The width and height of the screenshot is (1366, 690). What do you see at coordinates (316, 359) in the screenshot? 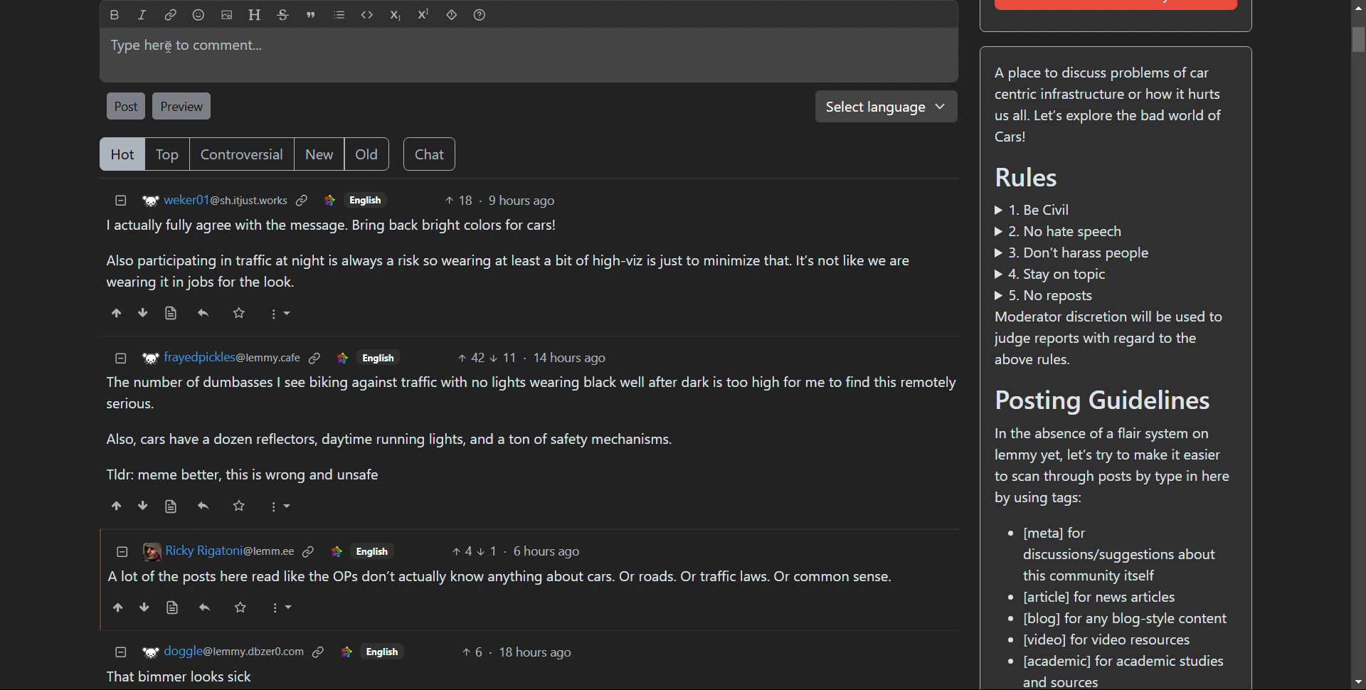
I see `link` at bounding box center [316, 359].